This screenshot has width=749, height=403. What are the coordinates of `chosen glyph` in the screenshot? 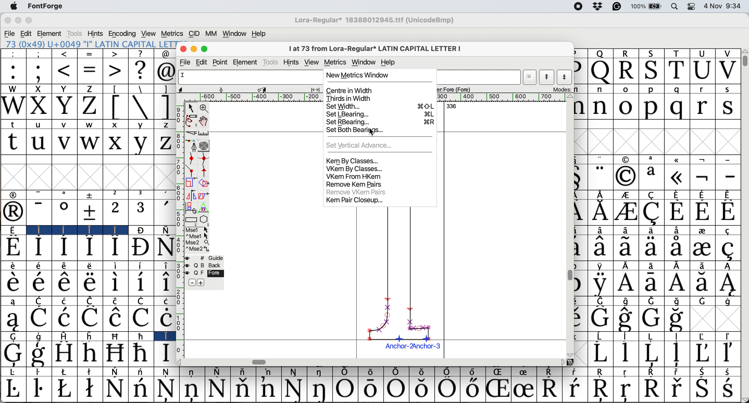 It's located at (403, 280).